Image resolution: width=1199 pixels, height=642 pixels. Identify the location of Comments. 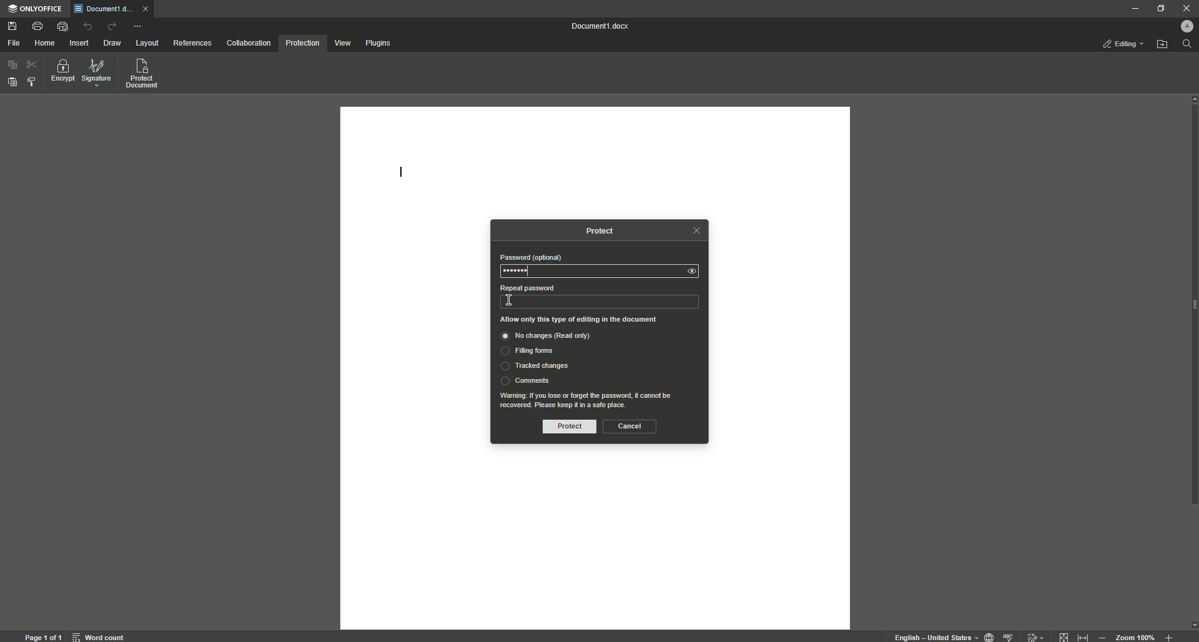
(525, 380).